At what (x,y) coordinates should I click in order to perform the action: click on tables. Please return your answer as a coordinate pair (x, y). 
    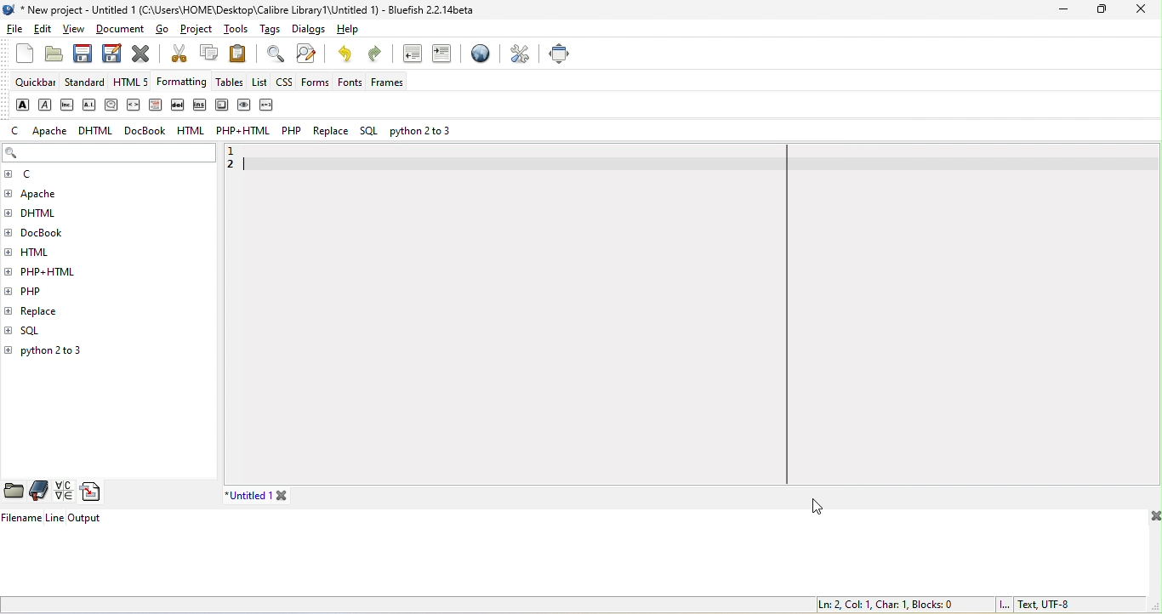
    Looking at the image, I should click on (231, 84).